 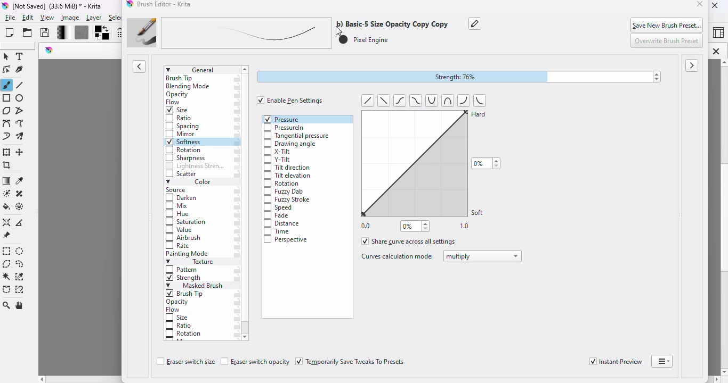 What do you see at coordinates (179, 206) in the screenshot?
I see `mix` at bounding box center [179, 206].